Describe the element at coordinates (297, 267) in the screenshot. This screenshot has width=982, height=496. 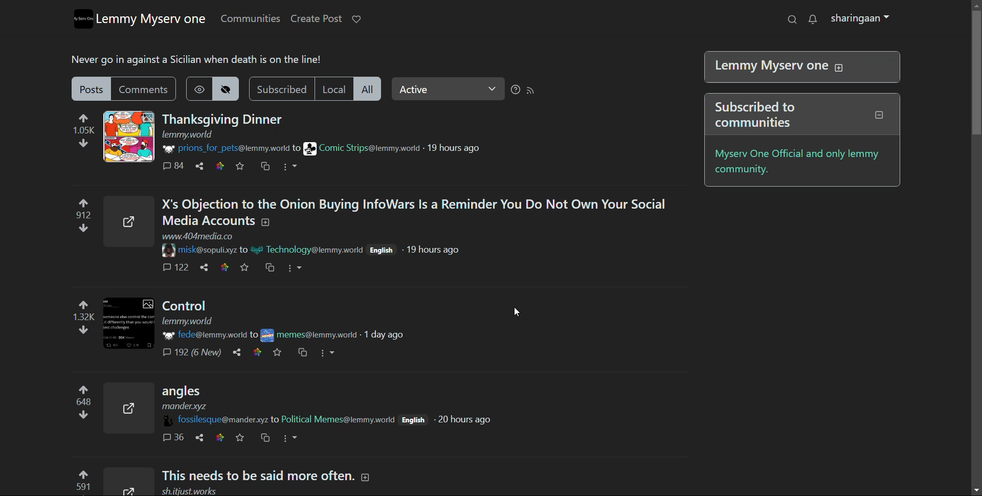
I see `More` at that location.